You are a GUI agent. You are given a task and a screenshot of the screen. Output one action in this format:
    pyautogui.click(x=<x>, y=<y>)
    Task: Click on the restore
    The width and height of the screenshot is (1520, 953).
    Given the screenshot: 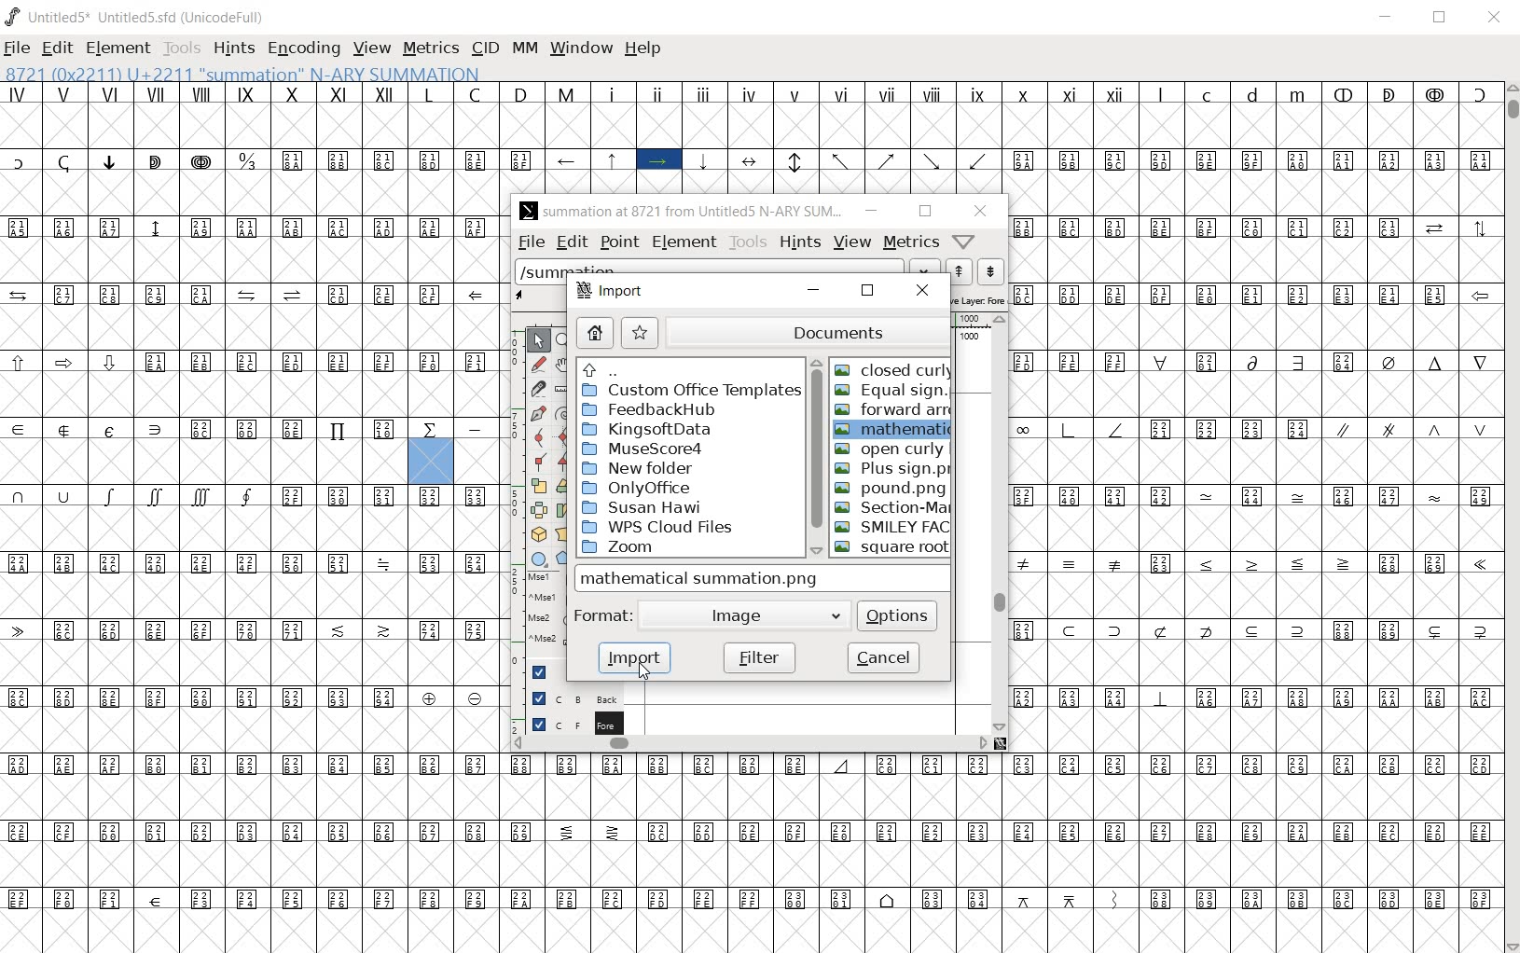 What is the action you would take?
    pyautogui.click(x=924, y=212)
    